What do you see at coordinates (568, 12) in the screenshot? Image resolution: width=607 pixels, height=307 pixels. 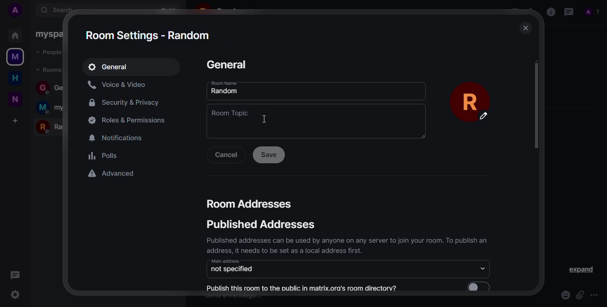 I see `threads` at bounding box center [568, 12].